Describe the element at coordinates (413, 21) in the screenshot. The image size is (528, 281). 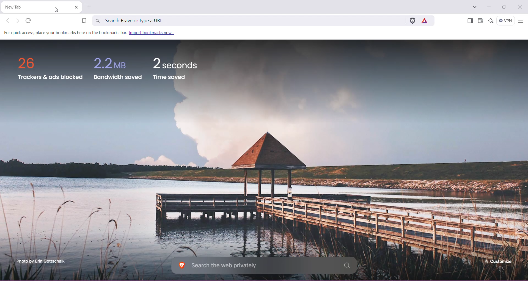
I see `Brave Shields` at that location.